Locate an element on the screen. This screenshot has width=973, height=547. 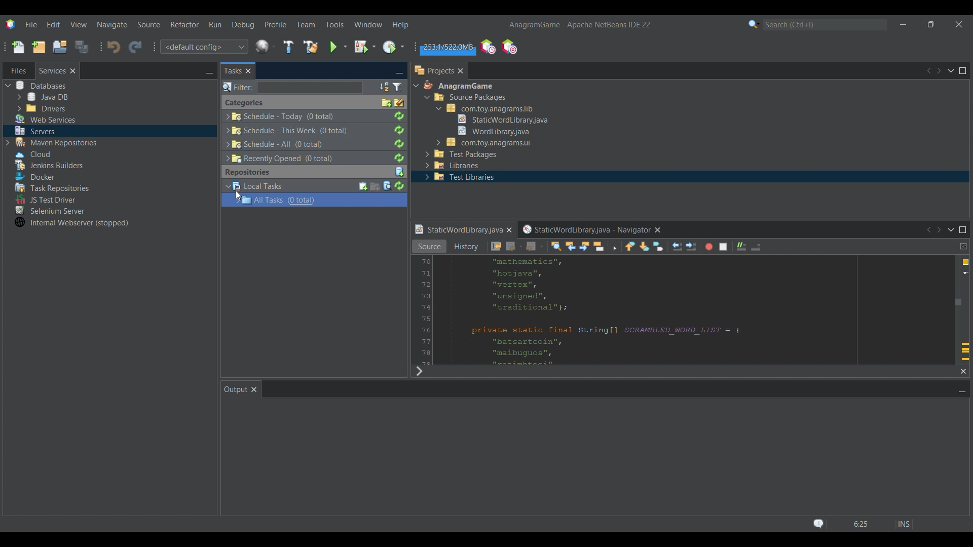
File menu is located at coordinates (31, 24).